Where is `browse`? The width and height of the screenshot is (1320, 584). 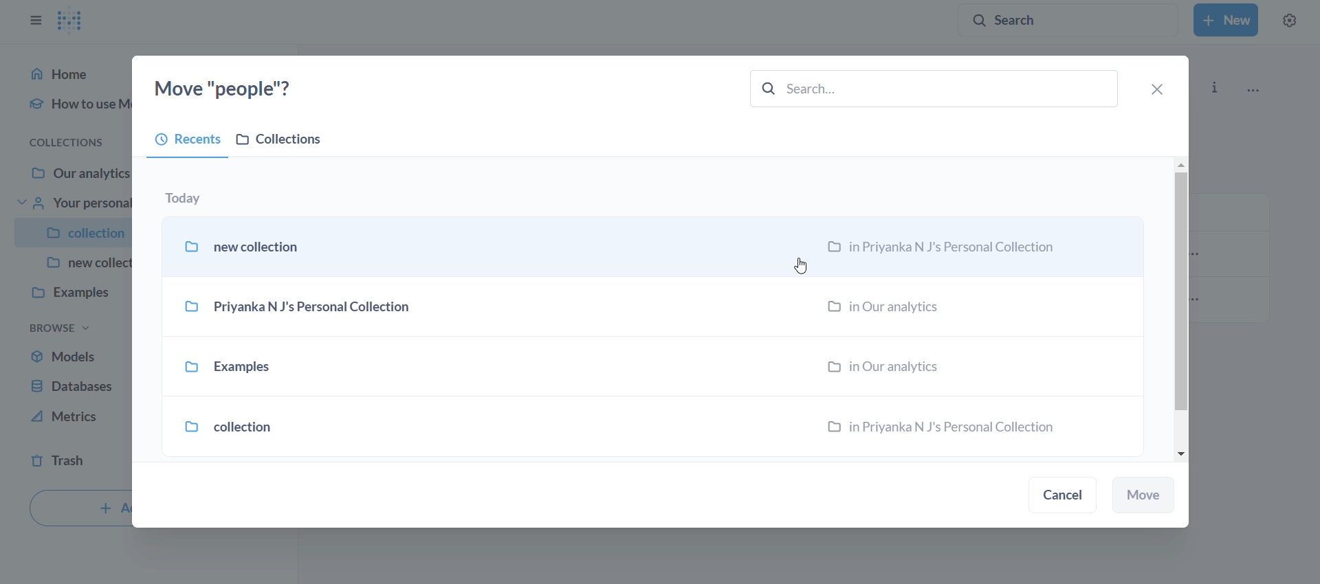 browse is located at coordinates (60, 327).